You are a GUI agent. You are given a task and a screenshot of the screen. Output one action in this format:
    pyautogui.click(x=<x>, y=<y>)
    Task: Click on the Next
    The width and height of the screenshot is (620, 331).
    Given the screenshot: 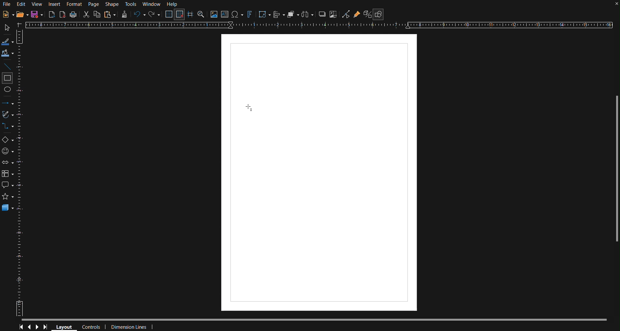 What is the action you would take?
    pyautogui.click(x=37, y=327)
    